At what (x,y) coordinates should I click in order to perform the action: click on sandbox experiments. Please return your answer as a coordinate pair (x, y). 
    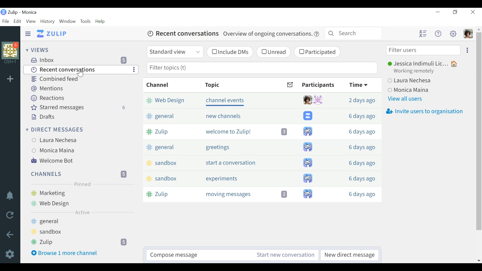
    Looking at the image, I should click on (262, 179).